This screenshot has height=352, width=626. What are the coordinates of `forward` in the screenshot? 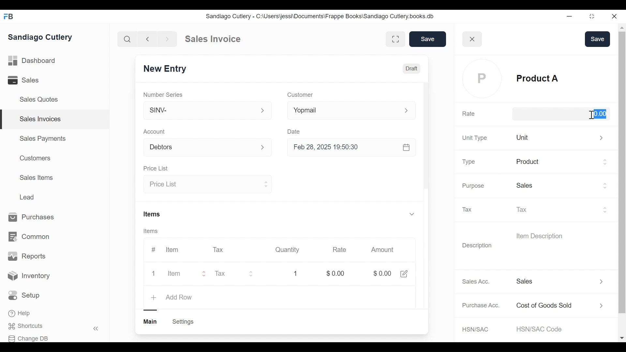 It's located at (168, 38).